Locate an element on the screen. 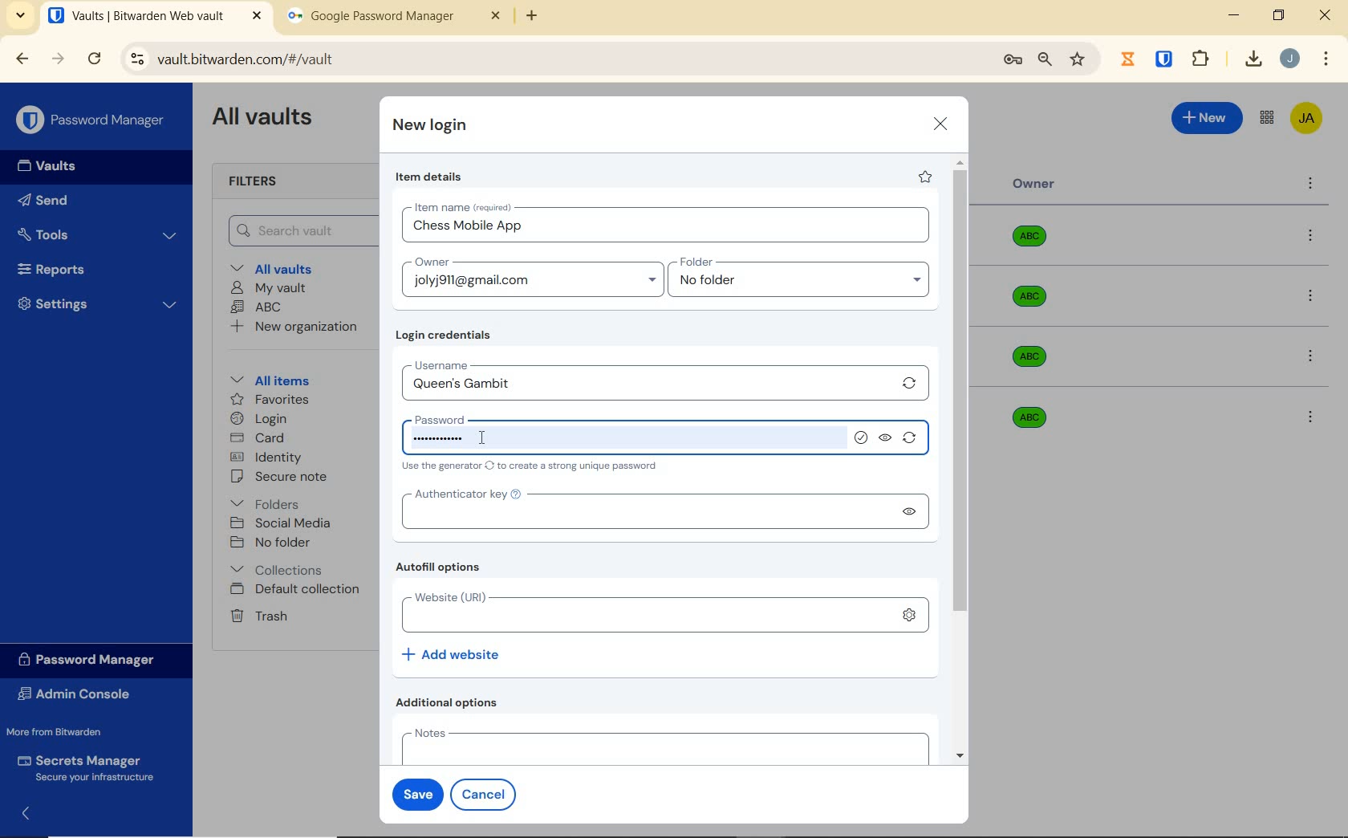 The width and height of the screenshot is (1348, 838). My Vault is located at coordinates (269, 287).